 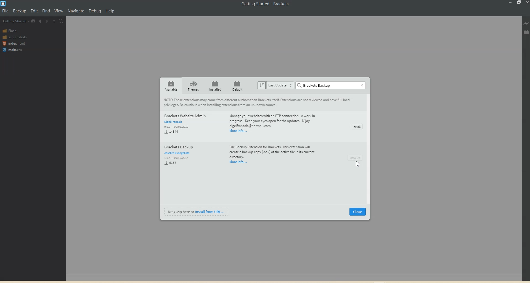 What do you see at coordinates (14, 43) in the screenshot?
I see `index.html` at bounding box center [14, 43].